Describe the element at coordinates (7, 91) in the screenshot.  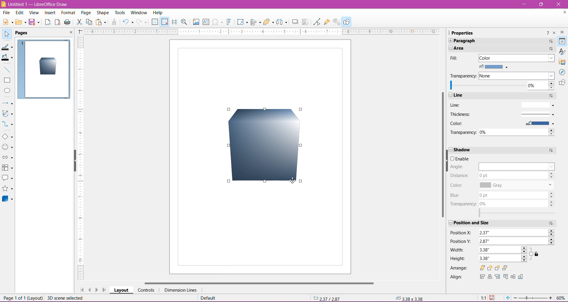
I see `Ellipse` at that location.